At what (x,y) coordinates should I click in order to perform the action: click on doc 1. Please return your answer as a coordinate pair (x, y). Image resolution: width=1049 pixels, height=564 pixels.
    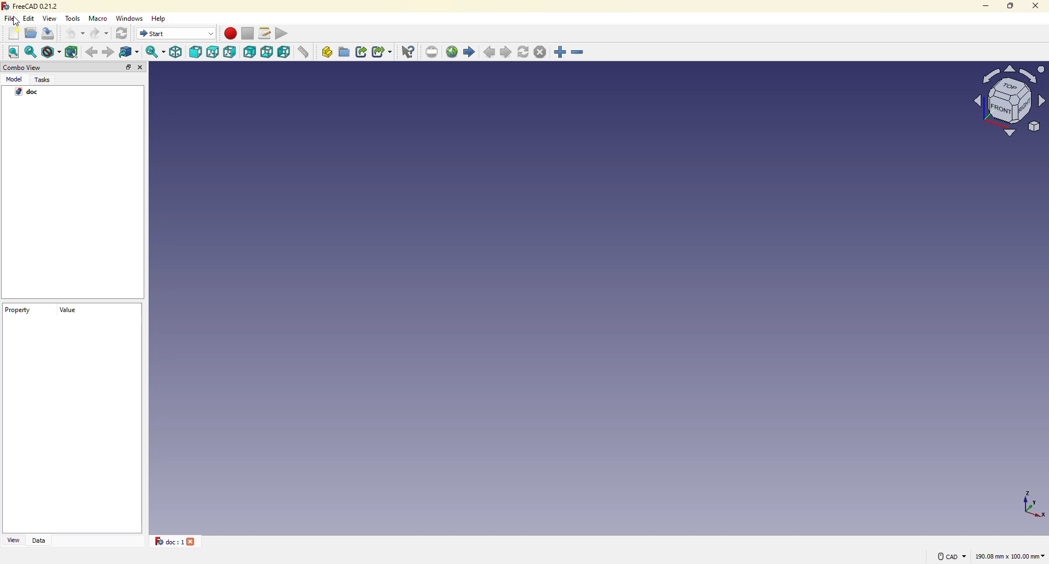
    Looking at the image, I should click on (166, 541).